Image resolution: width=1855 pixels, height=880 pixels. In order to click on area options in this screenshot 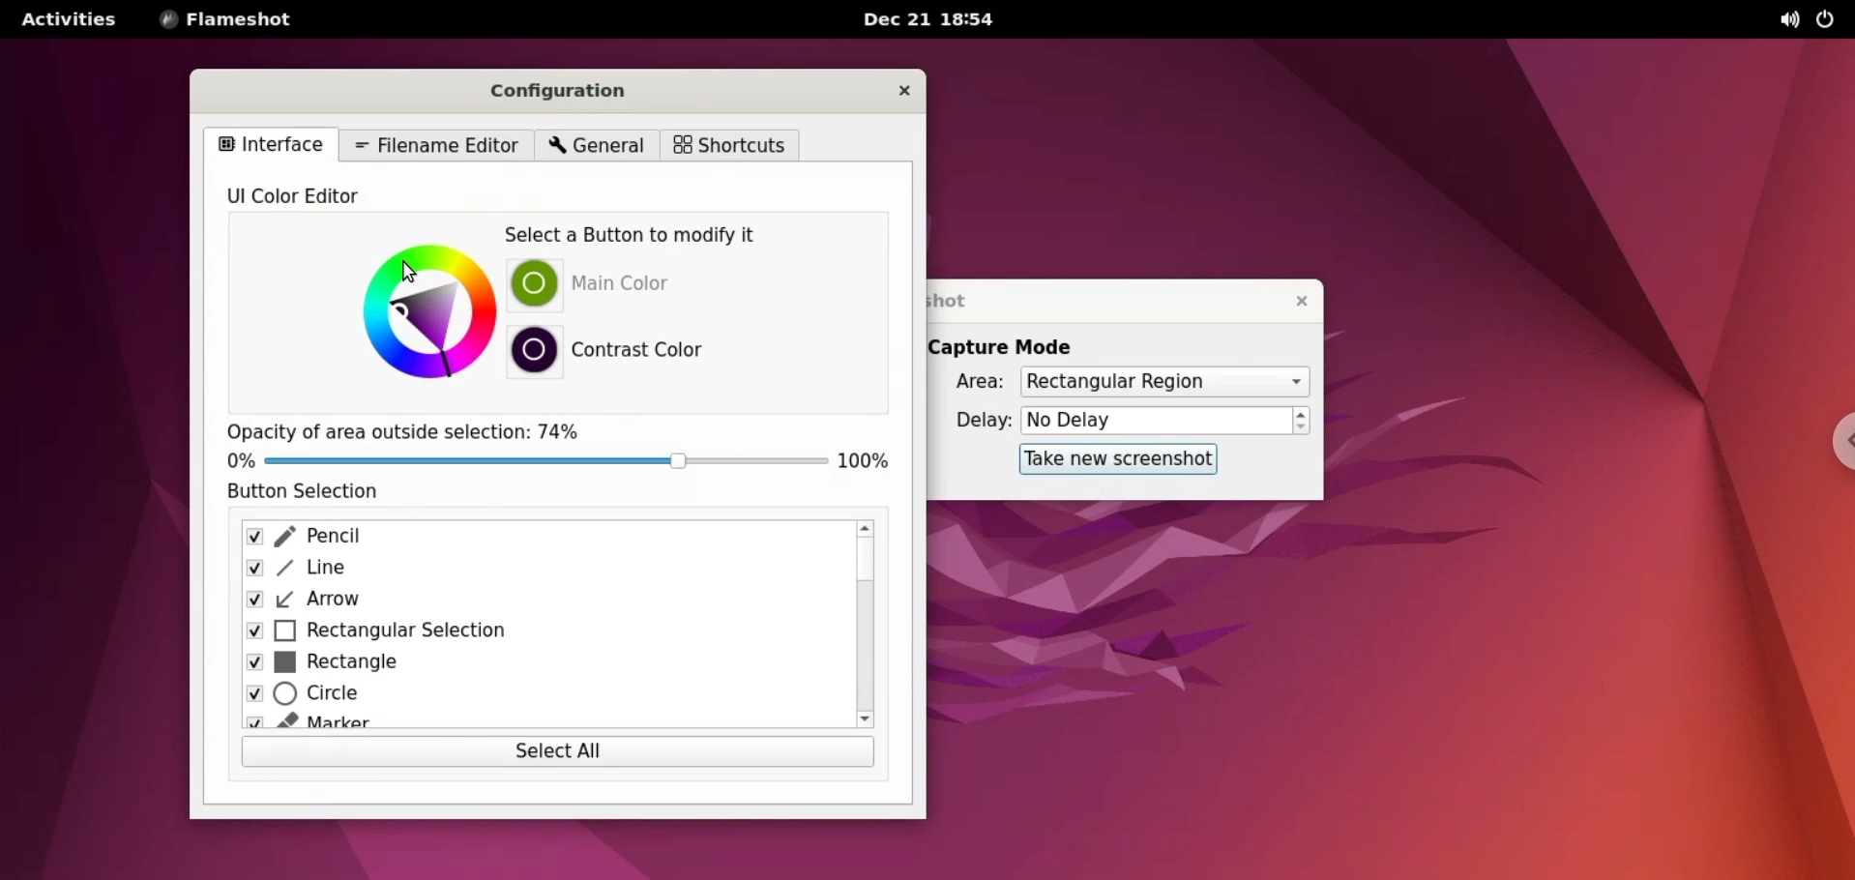, I will do `click(1164, 383)`.